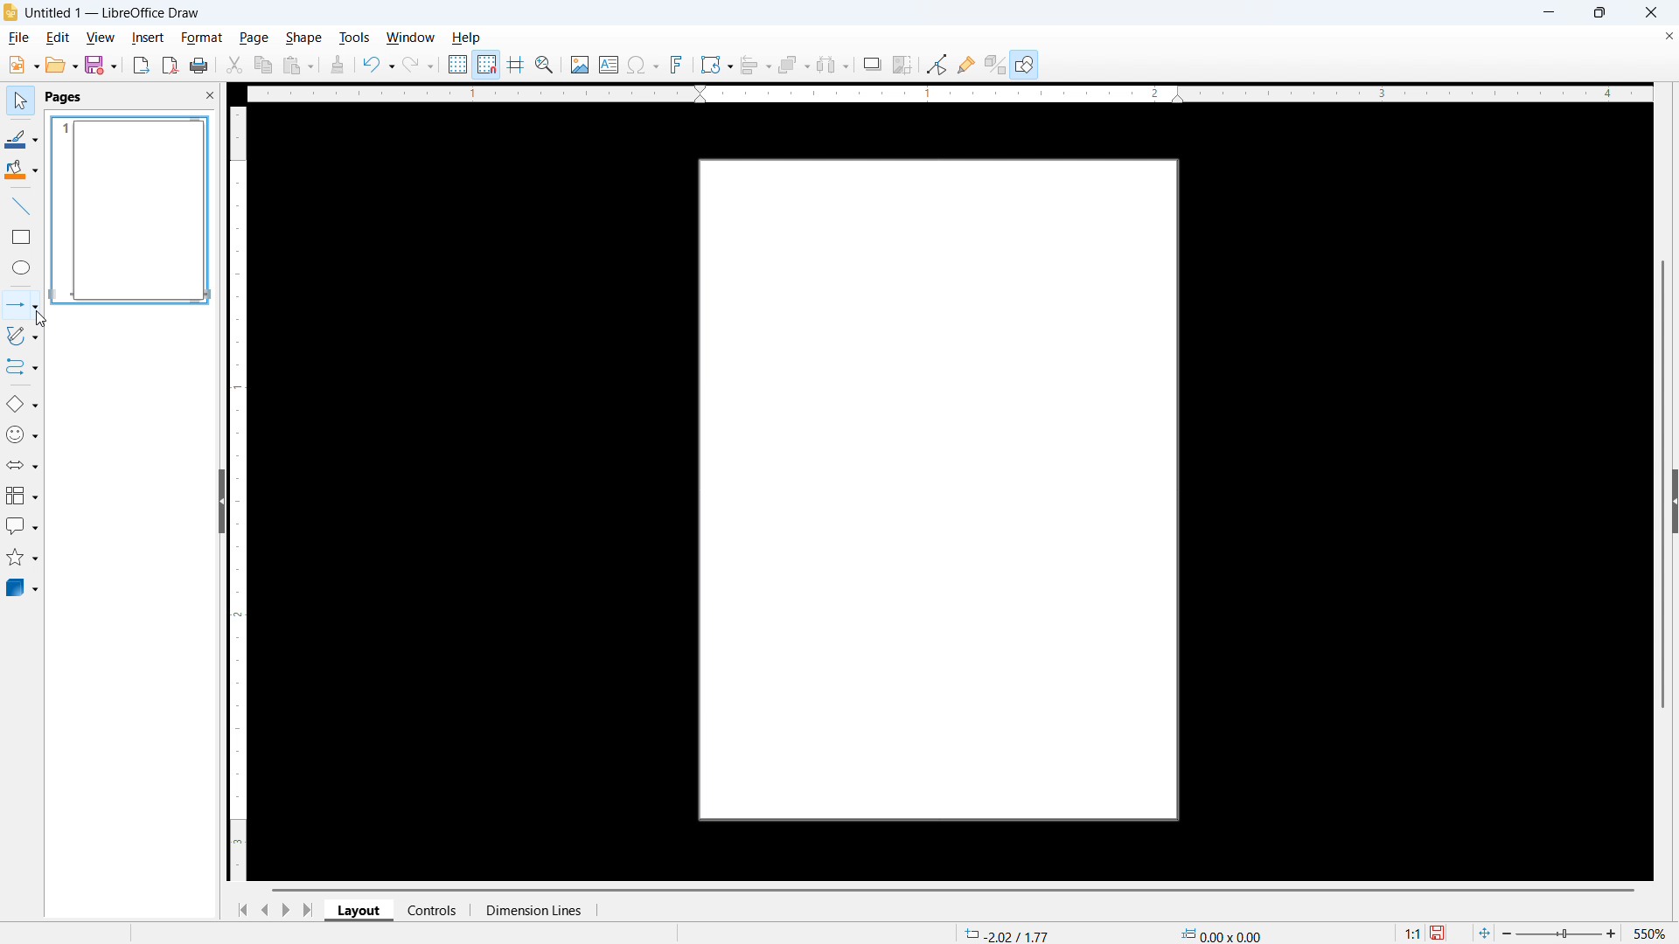 The image size is (1679, 944). What do you see at coordinates (22, 170) in the screenshot?
I see `Background colour ` at bounding box center [22, 170].